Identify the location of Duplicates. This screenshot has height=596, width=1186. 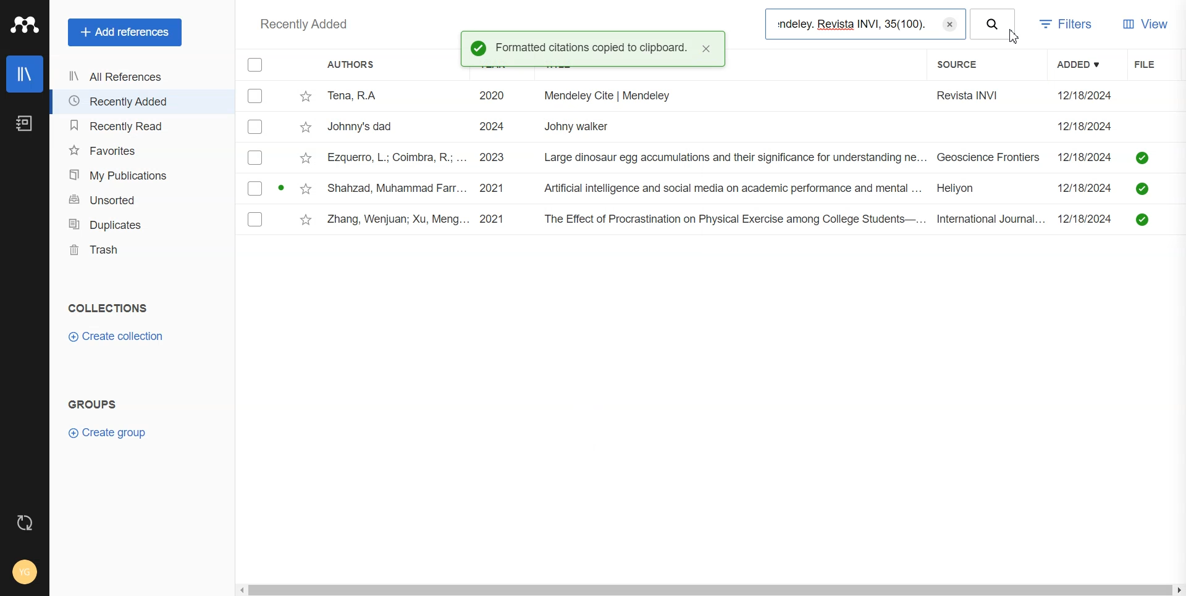
(143, 225).